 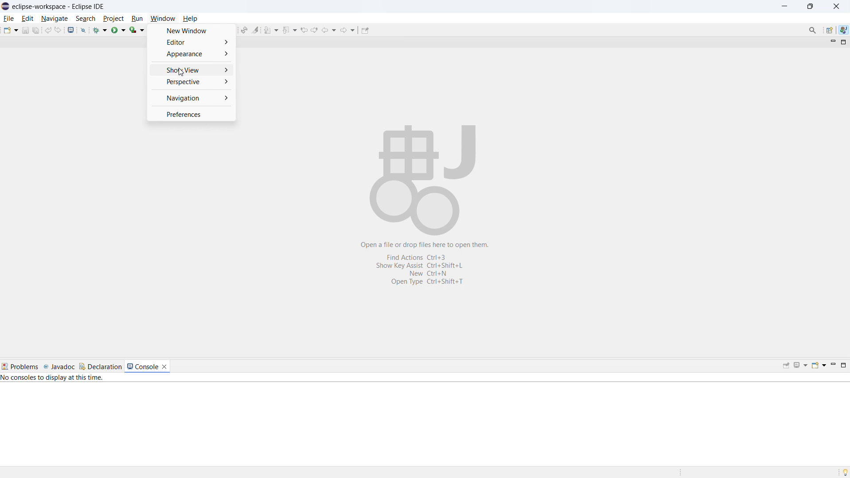 I want to click on No consoles to display at this time., so click(x=57, y=379).